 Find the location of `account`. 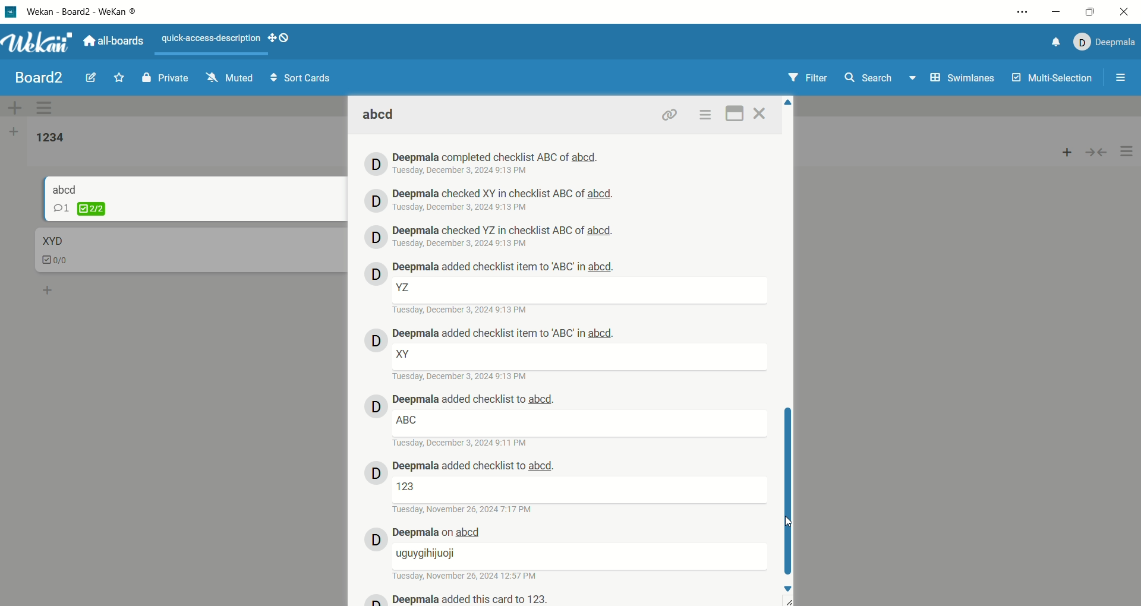

account is located at coordinates (1102, 42).